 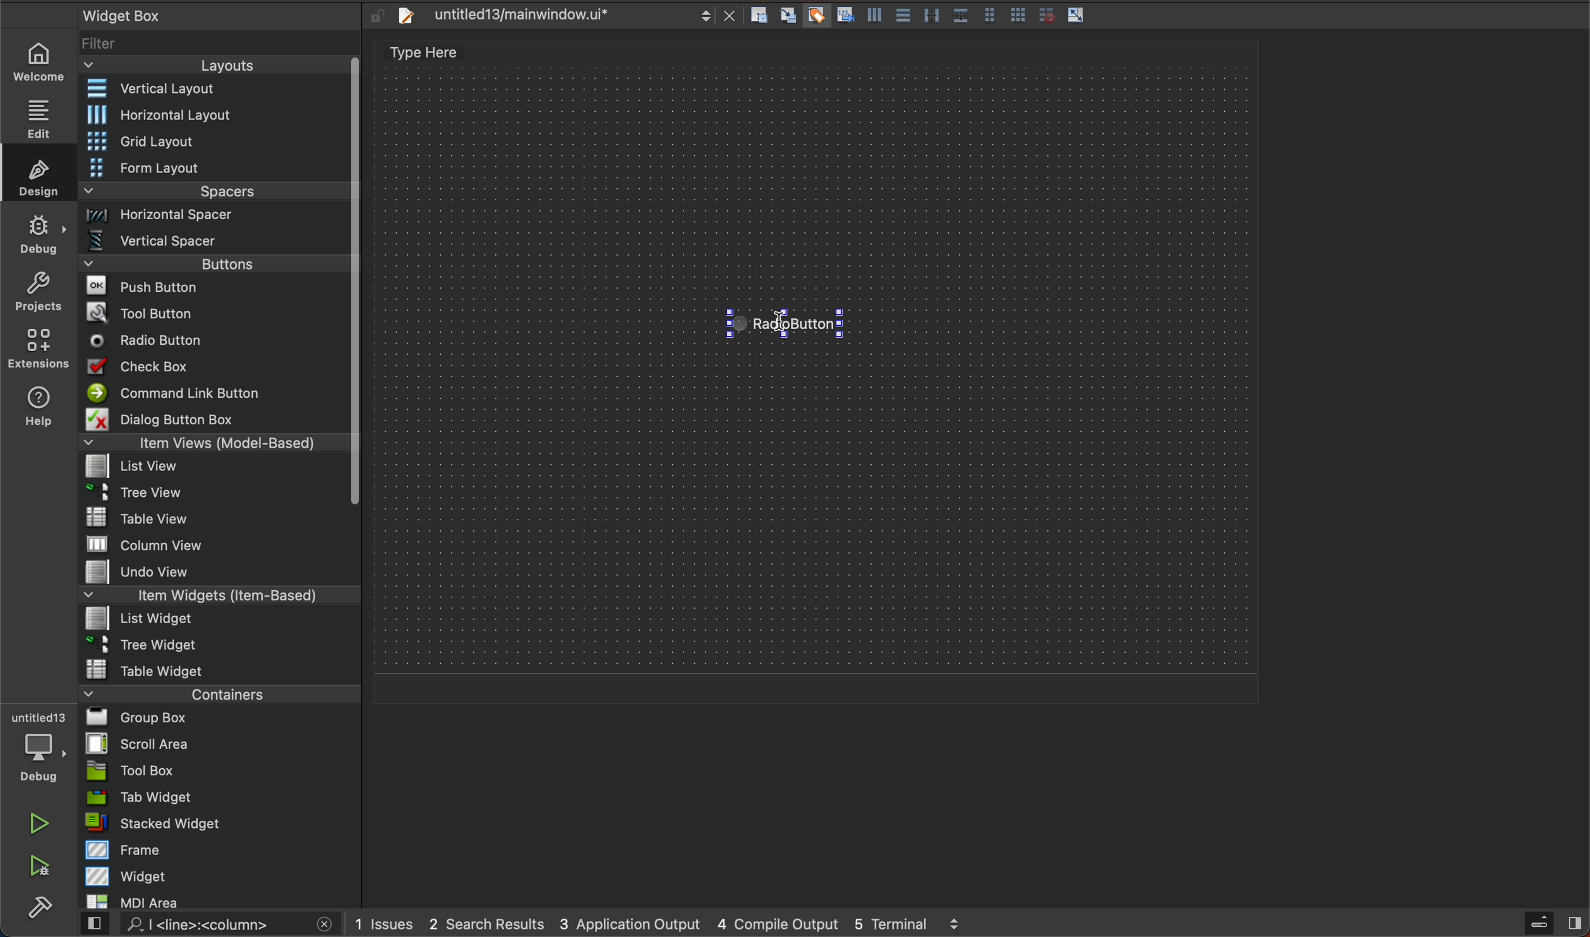 What do you see at coordinates (220, 717) in the screenshot?
I see `group box` at bounding box center [220, 717].